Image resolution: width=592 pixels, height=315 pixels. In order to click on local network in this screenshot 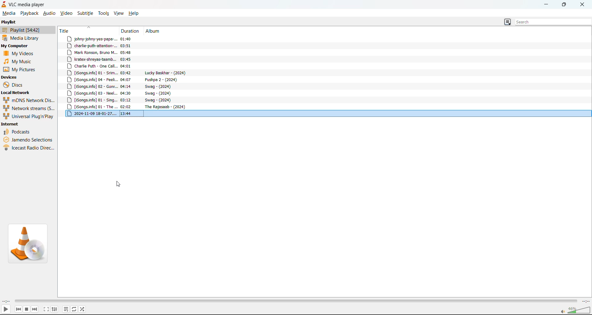, I will do `click(16, 92)`.